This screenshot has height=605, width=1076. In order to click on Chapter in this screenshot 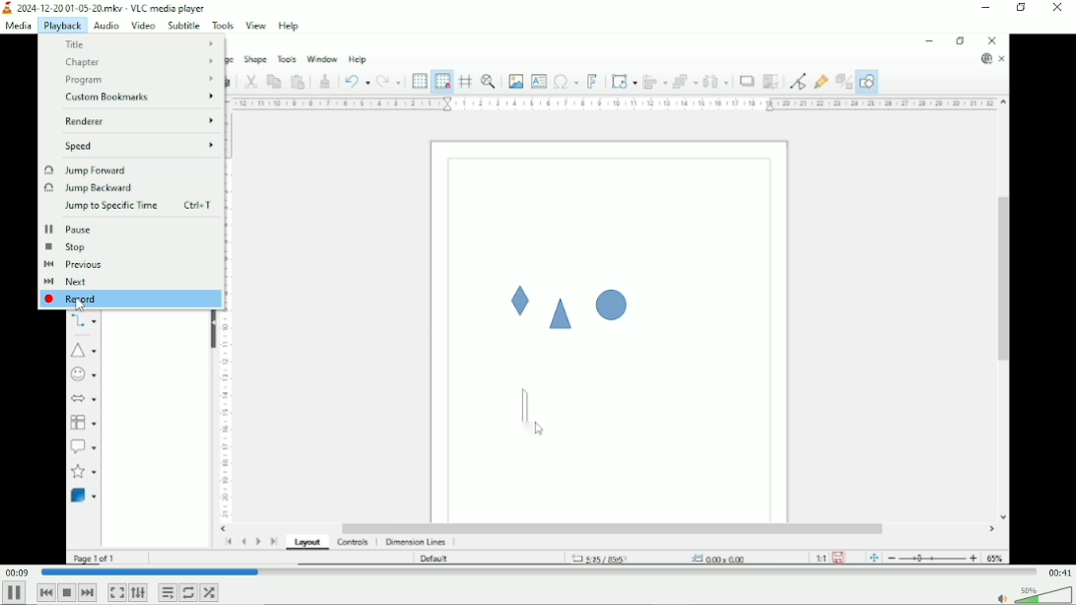, I will do `click(139, 61)`.